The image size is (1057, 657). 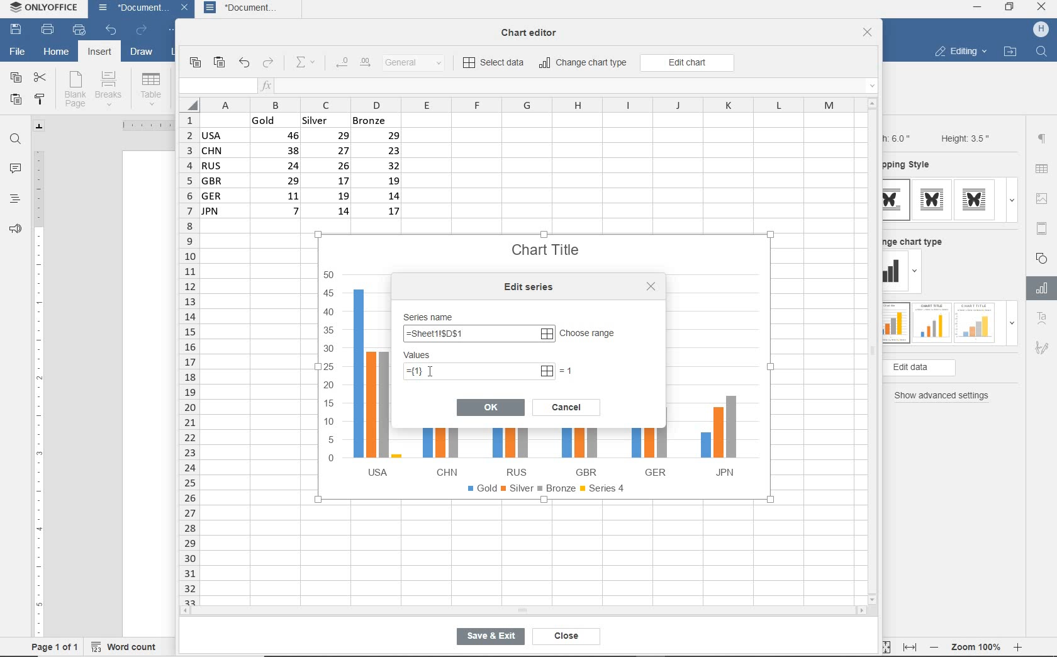 I want to click on draw, so click(x=142, y=53).